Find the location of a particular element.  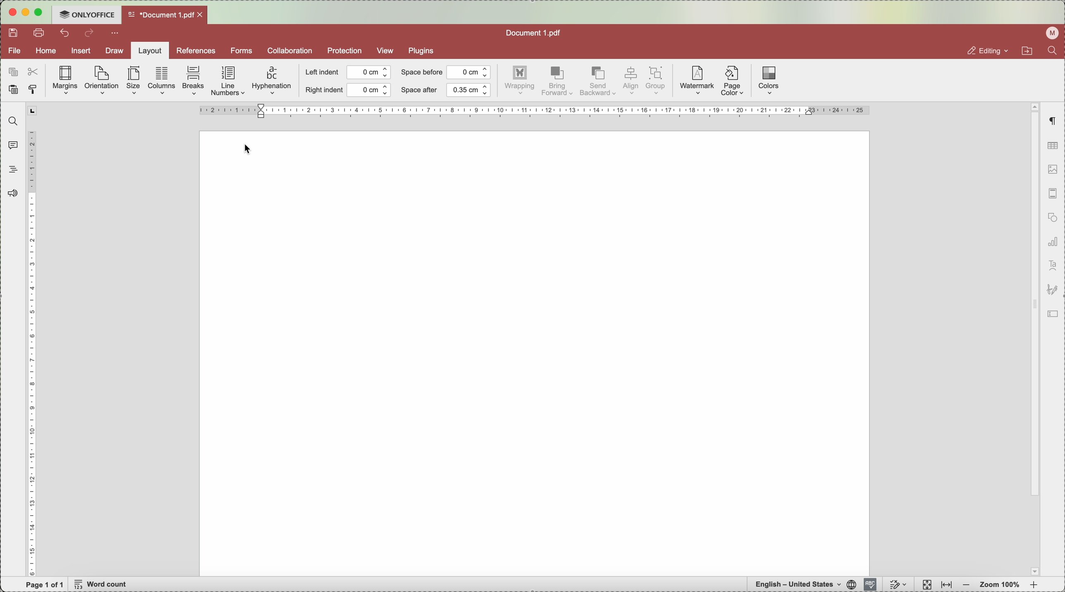

headings is located at coordinates (13, 169).